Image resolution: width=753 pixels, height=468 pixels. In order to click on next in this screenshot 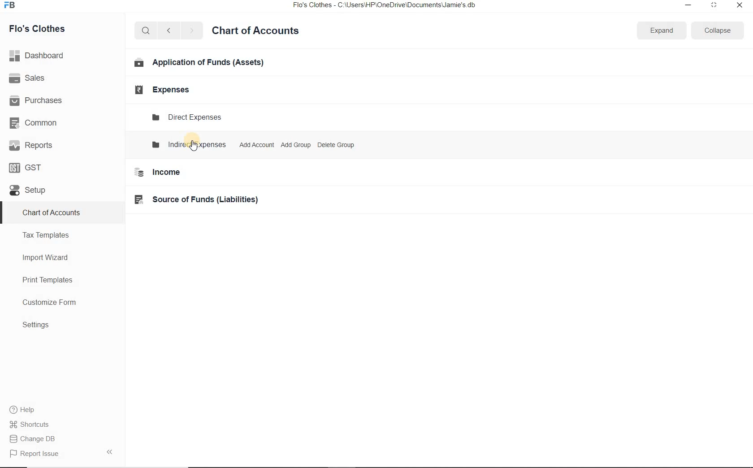, I will do `click(191, 31)`.